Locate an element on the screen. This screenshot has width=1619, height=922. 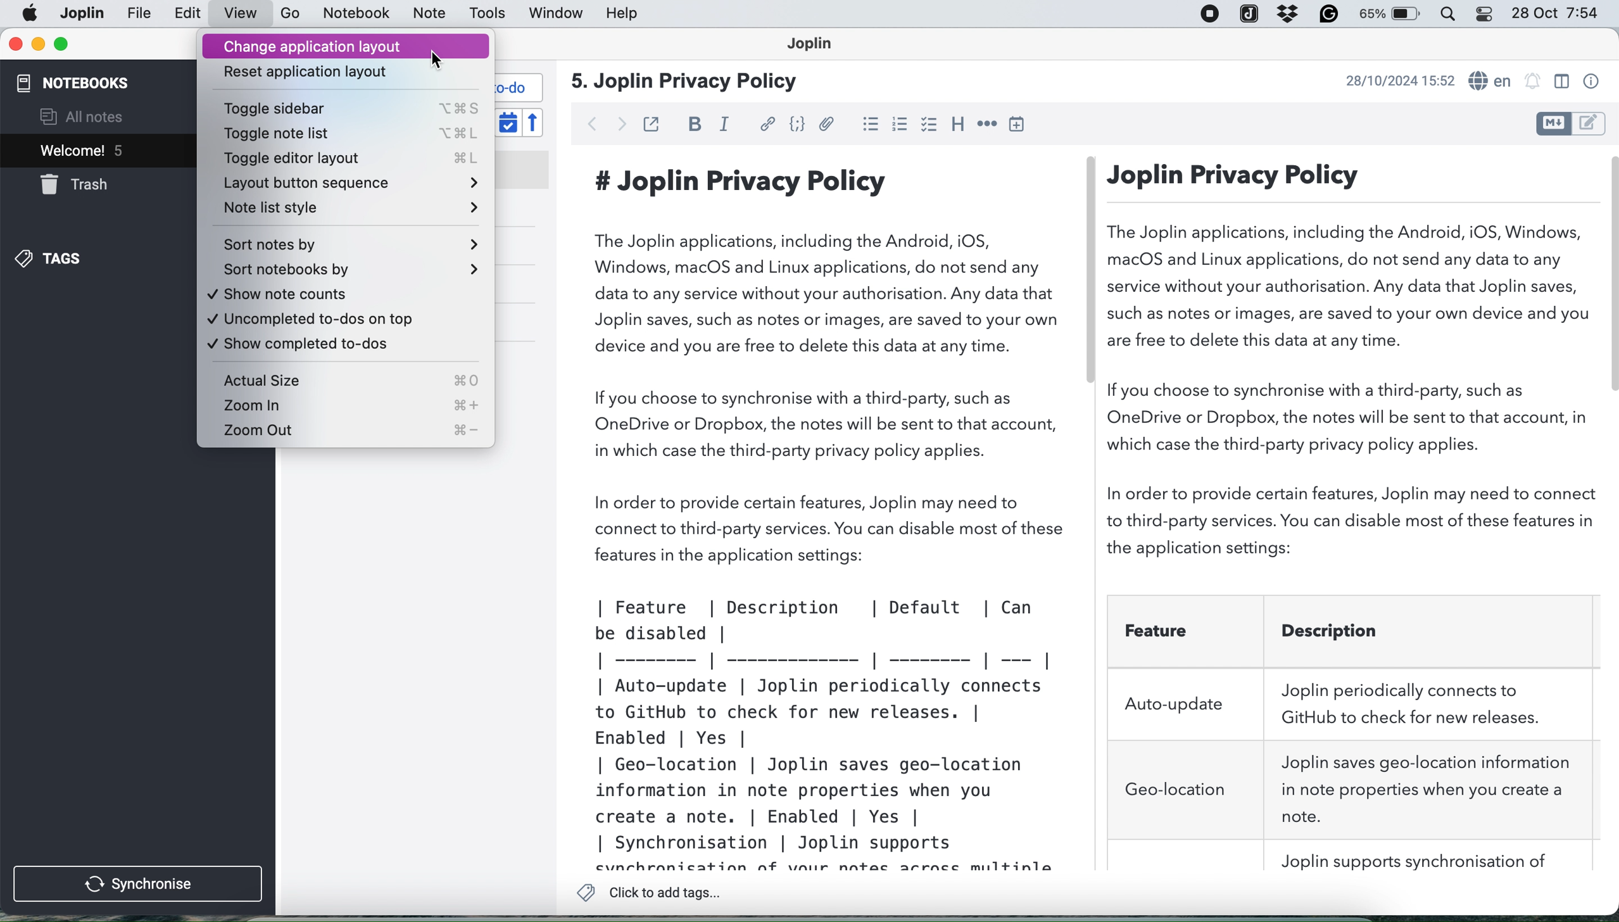
trash is located at coordinates (75, 184).